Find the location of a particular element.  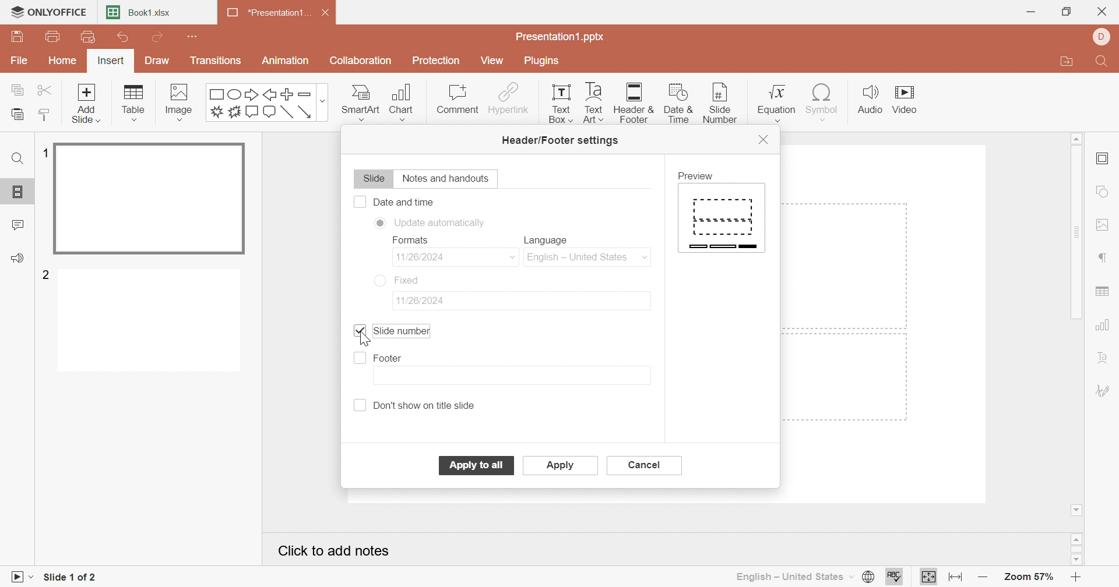

Image settings is located at coordinates (1106, 227).